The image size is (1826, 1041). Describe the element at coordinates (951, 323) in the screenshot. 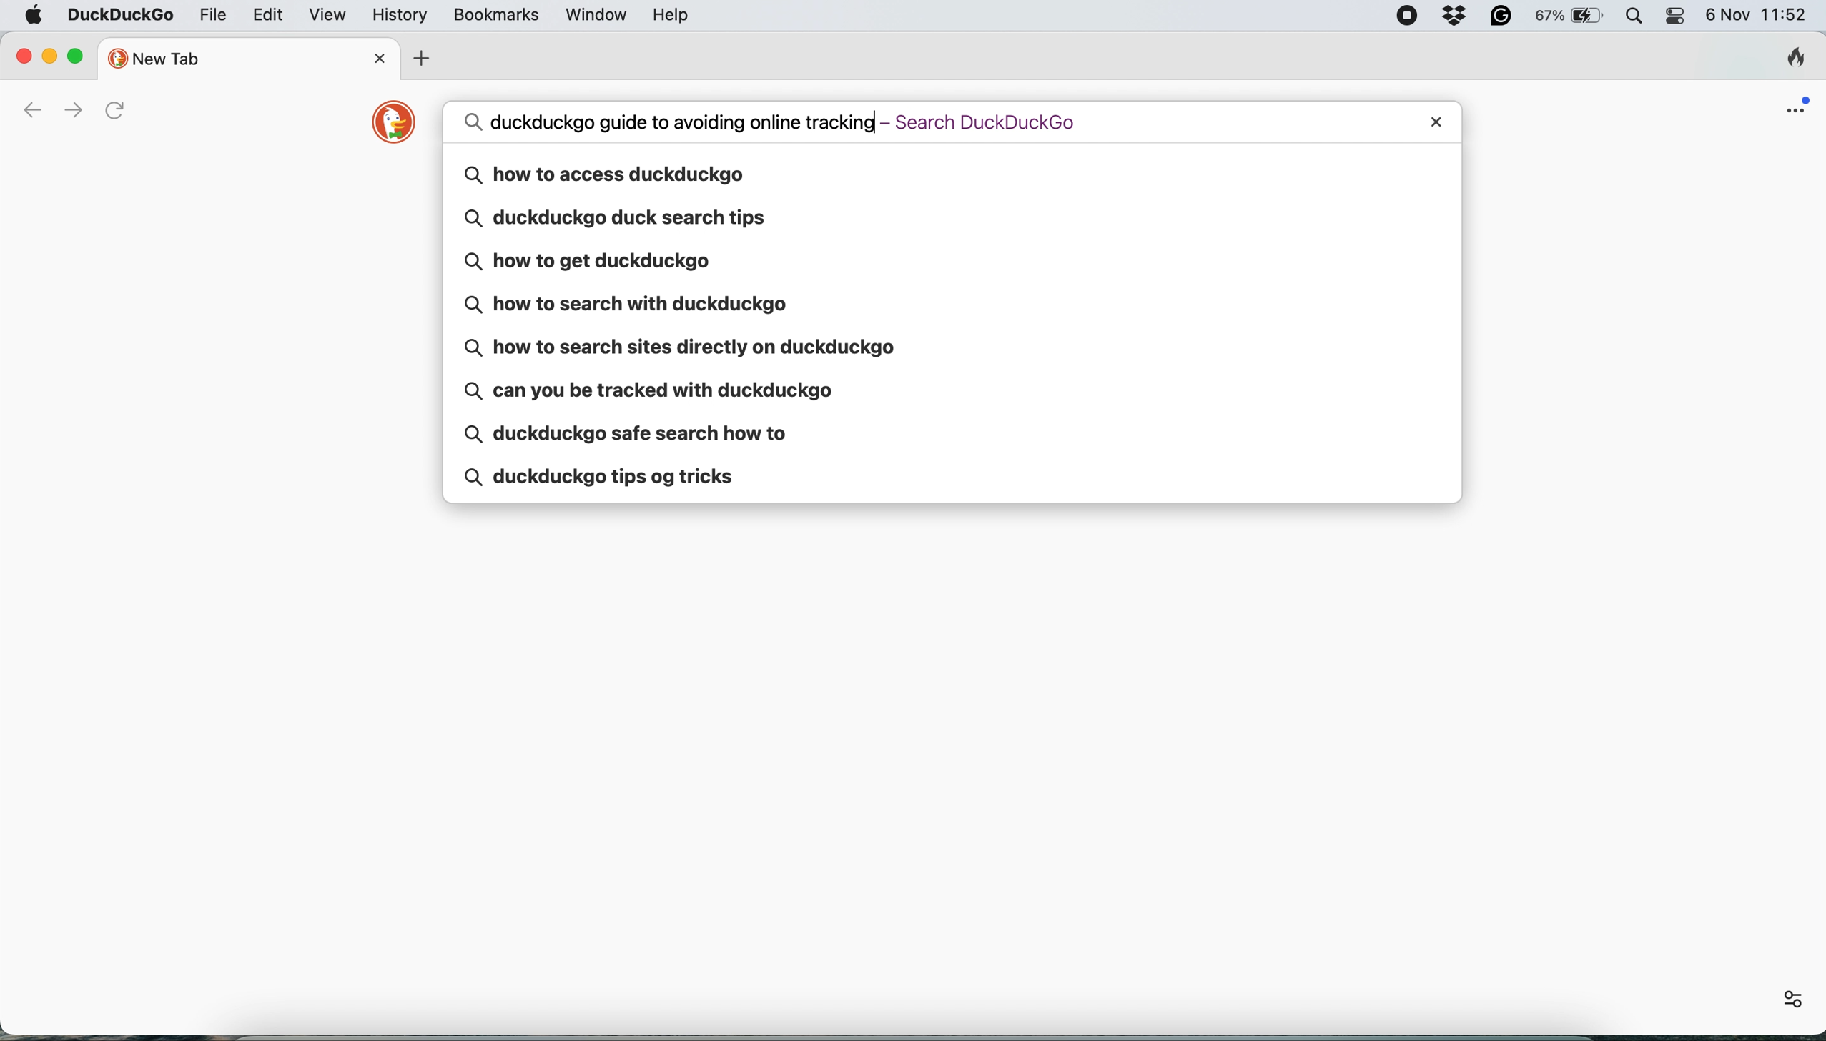

I see `search queries pop up` at that location.